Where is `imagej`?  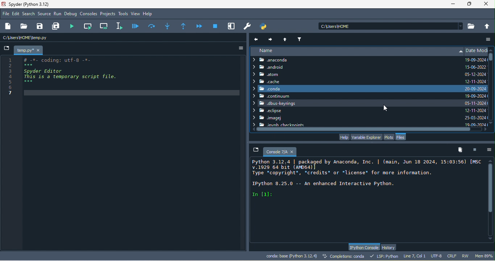
imagej is located at coordinates (273, 119).